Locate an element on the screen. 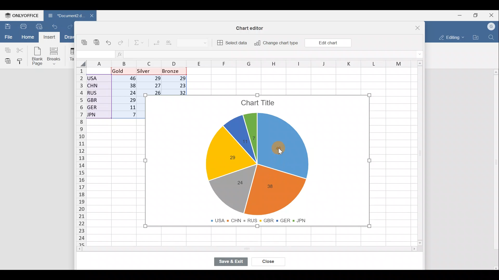  Rows is located at coordinates (81, 153).